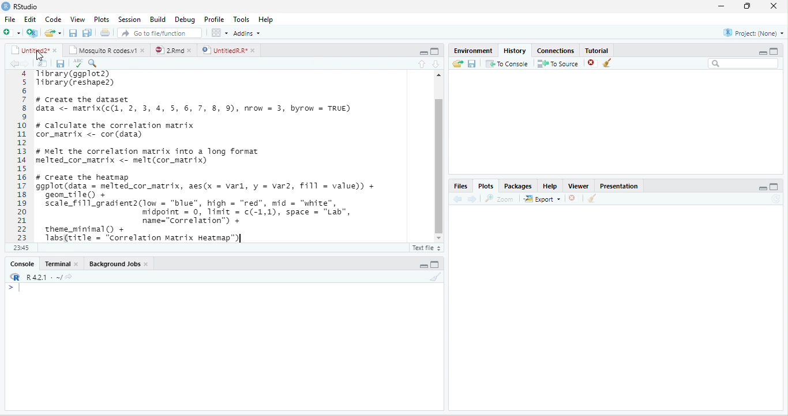 The image size is (788, 416). What do you see at coordinates (88, 32) in the screenshot?
I see `` at bounding box center [88, 32].